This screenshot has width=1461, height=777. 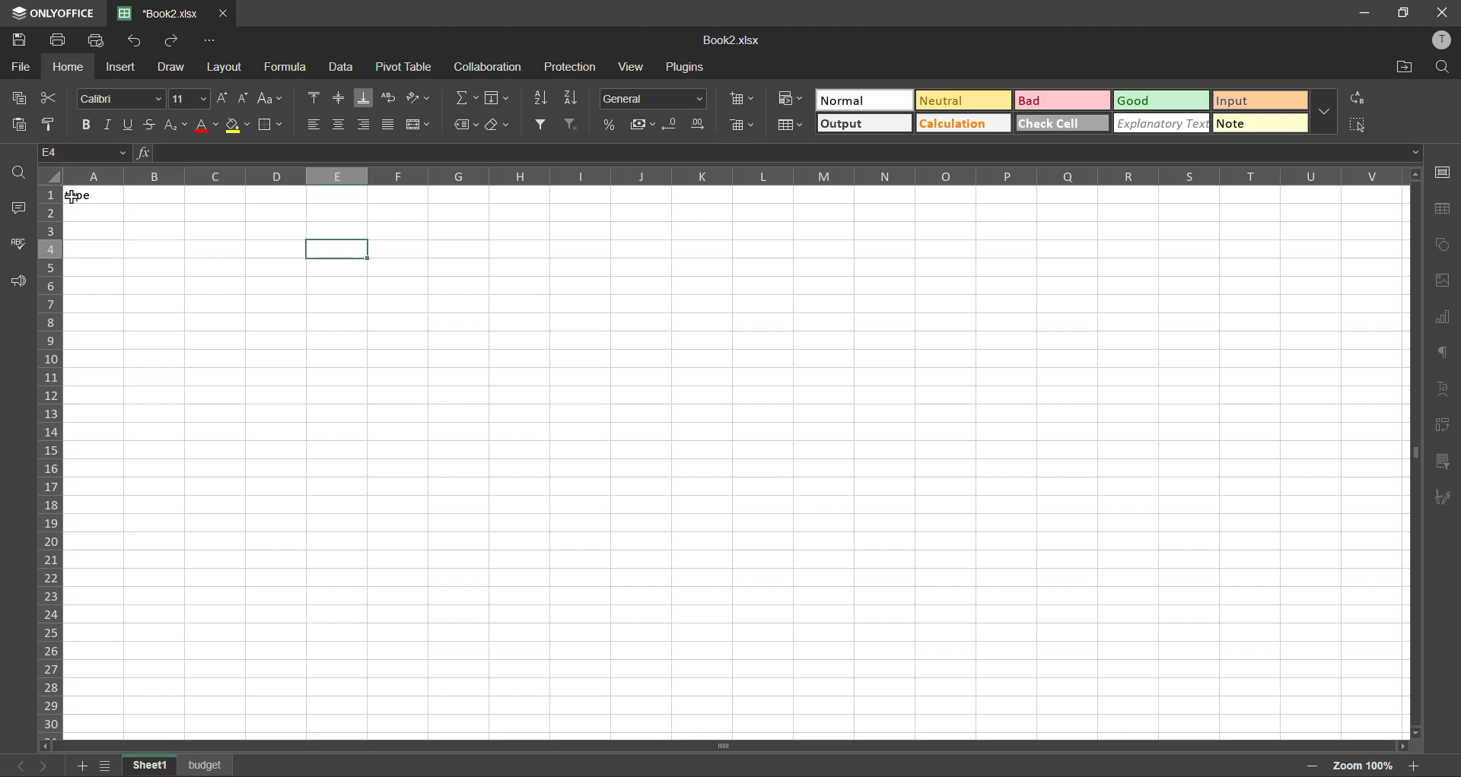 I want to click on filename, so click(x=156, y=14).